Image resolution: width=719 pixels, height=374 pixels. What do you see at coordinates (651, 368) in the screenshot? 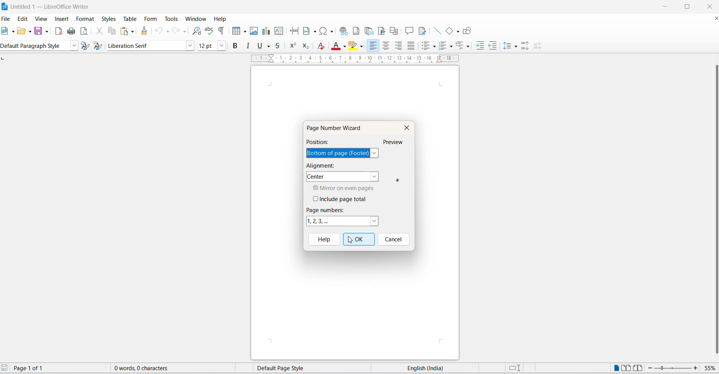
I see `decrease zoom` at bounding box center [651, 368].